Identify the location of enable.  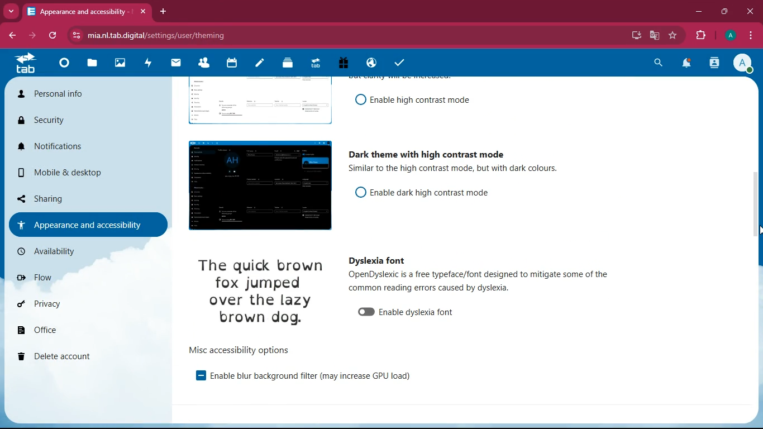
(310, 377).